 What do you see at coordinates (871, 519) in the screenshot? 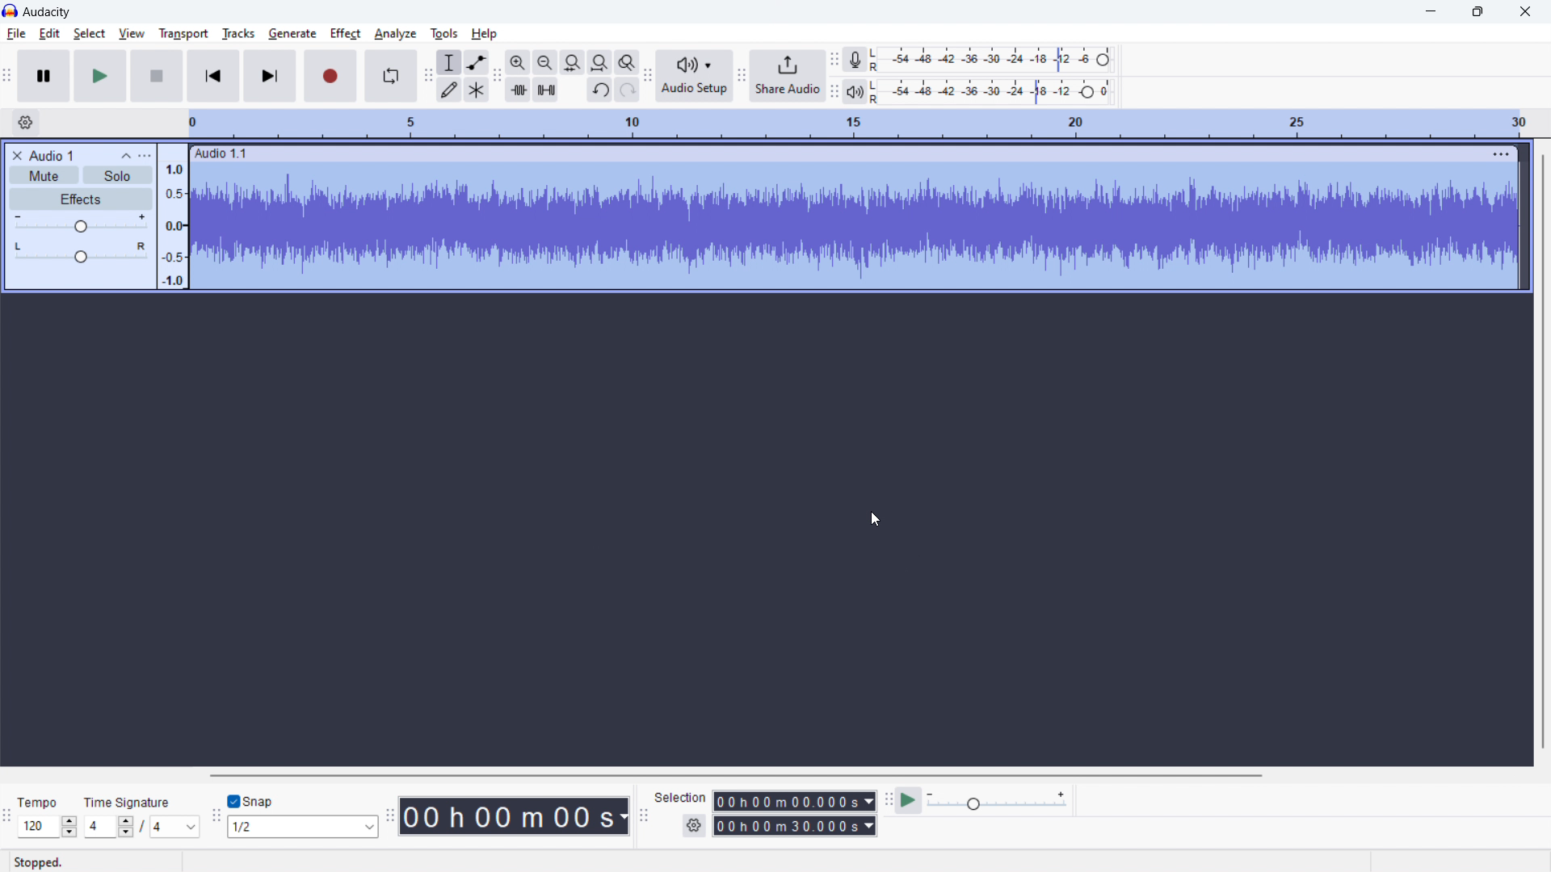
I see `Cursor` at bounding box center [871, 519].